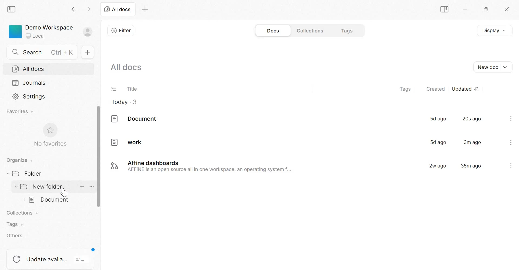 The image size is (519, 270). Describe the element at coordinates (15, 224) in the screenshot. I see `Tags` at that location.